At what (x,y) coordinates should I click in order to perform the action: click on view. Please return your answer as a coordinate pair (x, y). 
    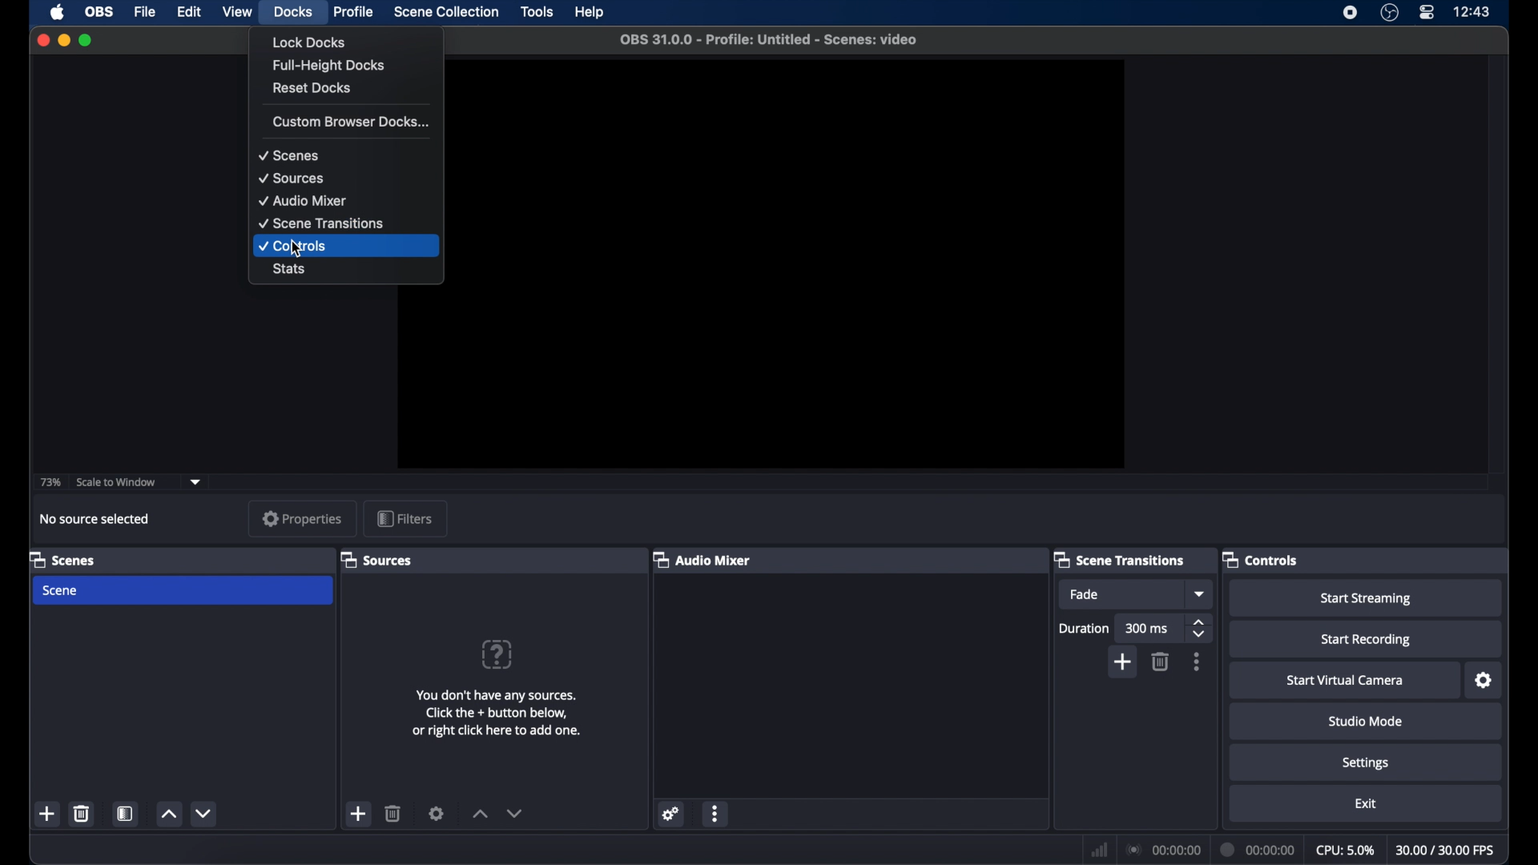
    Looking at the image, I should click on (237, 11).